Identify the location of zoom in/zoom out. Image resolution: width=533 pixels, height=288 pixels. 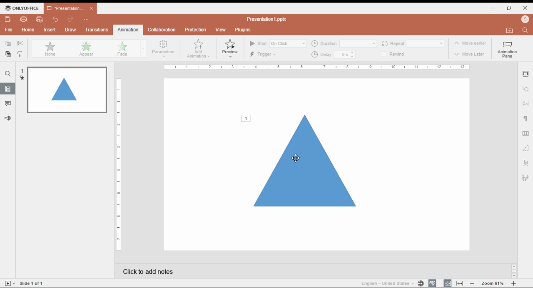
(494, 283).